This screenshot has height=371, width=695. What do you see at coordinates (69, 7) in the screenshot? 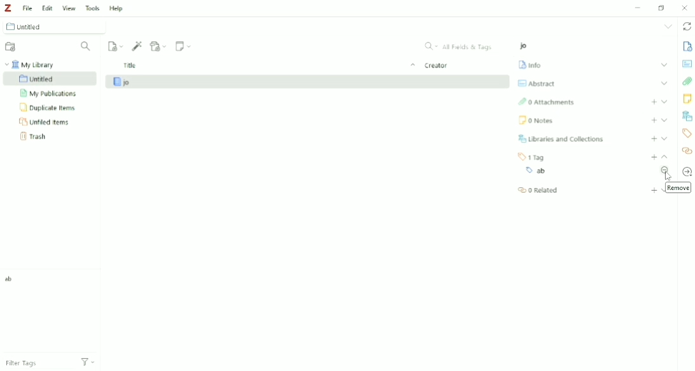
I see `View` at bounding box center [69, 7].